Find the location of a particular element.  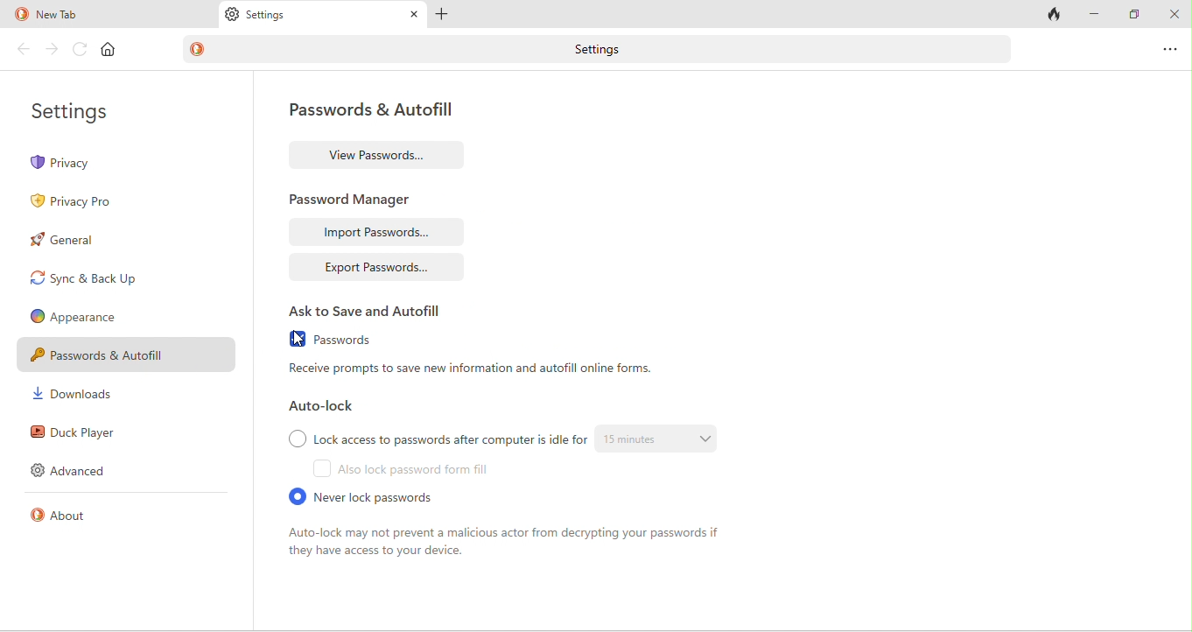

settings is located at coordinates (75, 117).